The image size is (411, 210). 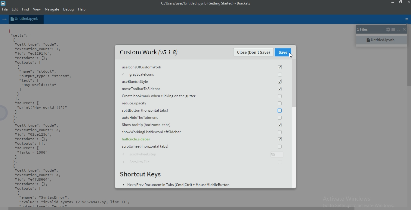 What do you see at coordinates (16, 9) in the screenshot?
I see `Edit` at bounding box center [16, 9].